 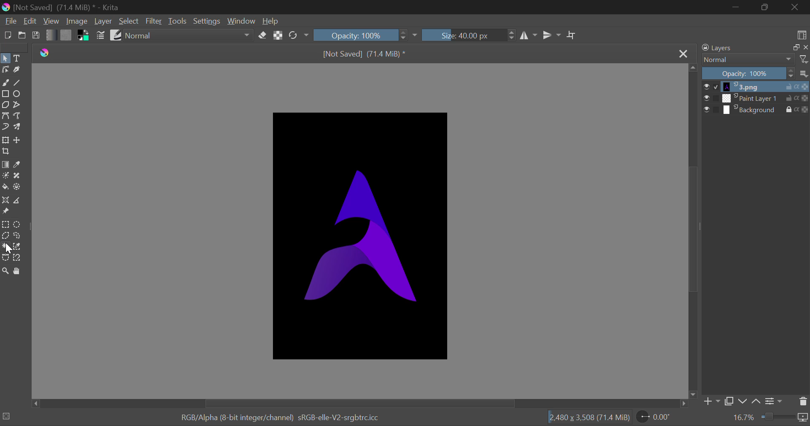 What do you see at coordinates (5, 70) in the screenshot?
I see `Edit Shape` at bounding box center [5, 70].